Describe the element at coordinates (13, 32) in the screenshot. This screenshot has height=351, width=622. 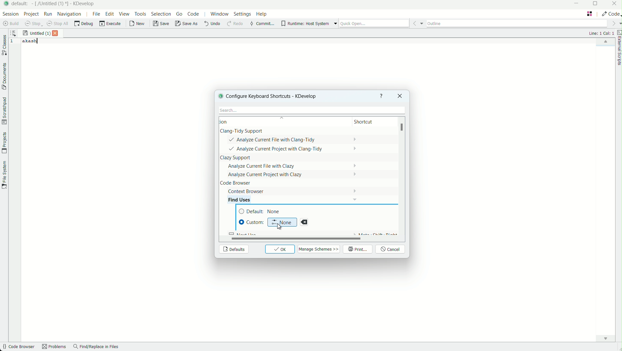
I see `sort the opened documents` at that location.